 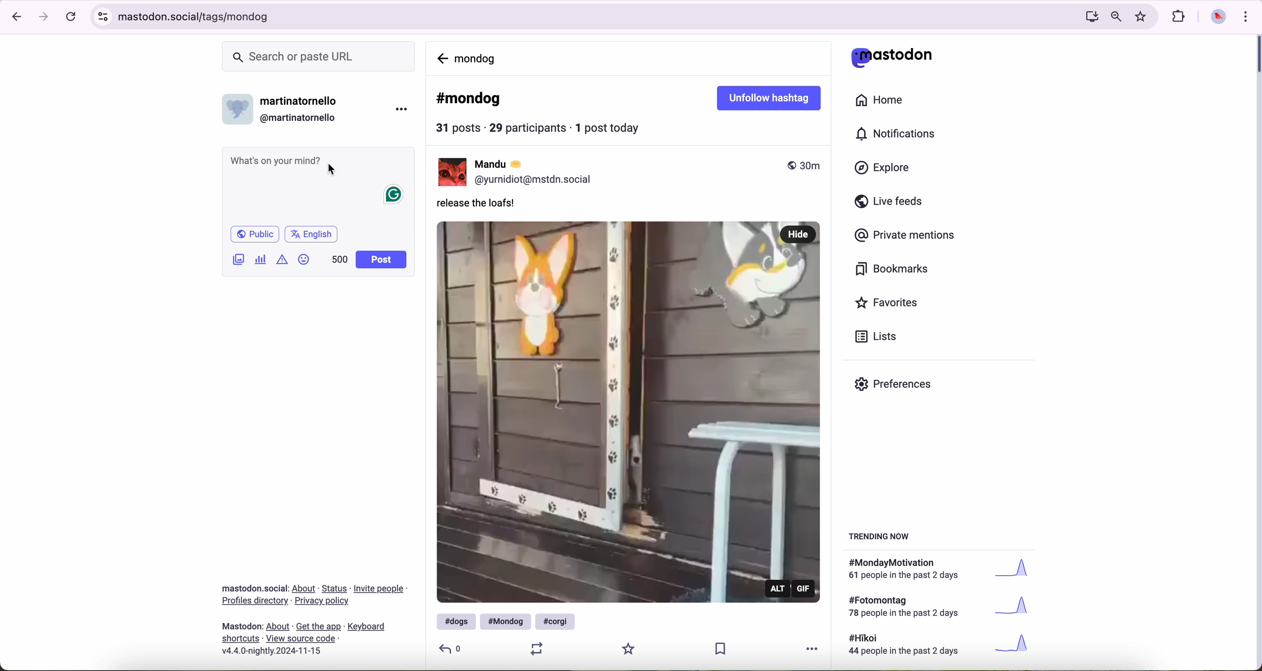 I want to click on navigate foward, so click(x=45, y=17).